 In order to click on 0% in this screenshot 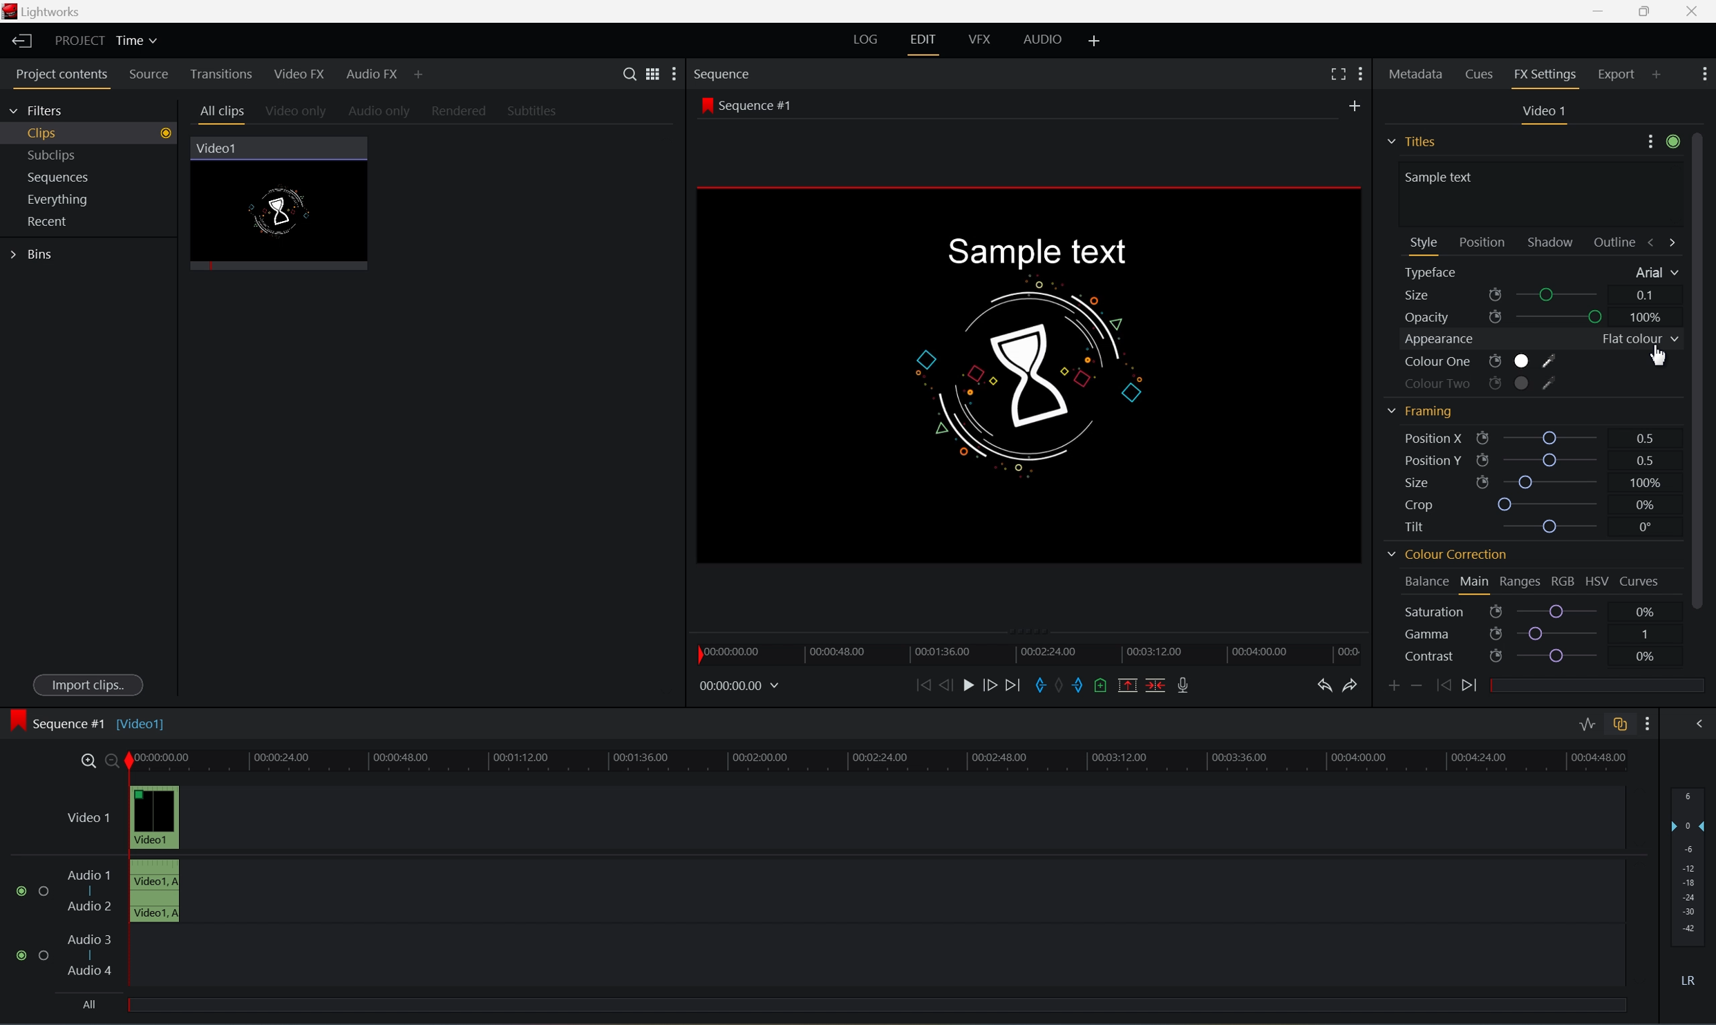, I will do `click(1646, 505)`.